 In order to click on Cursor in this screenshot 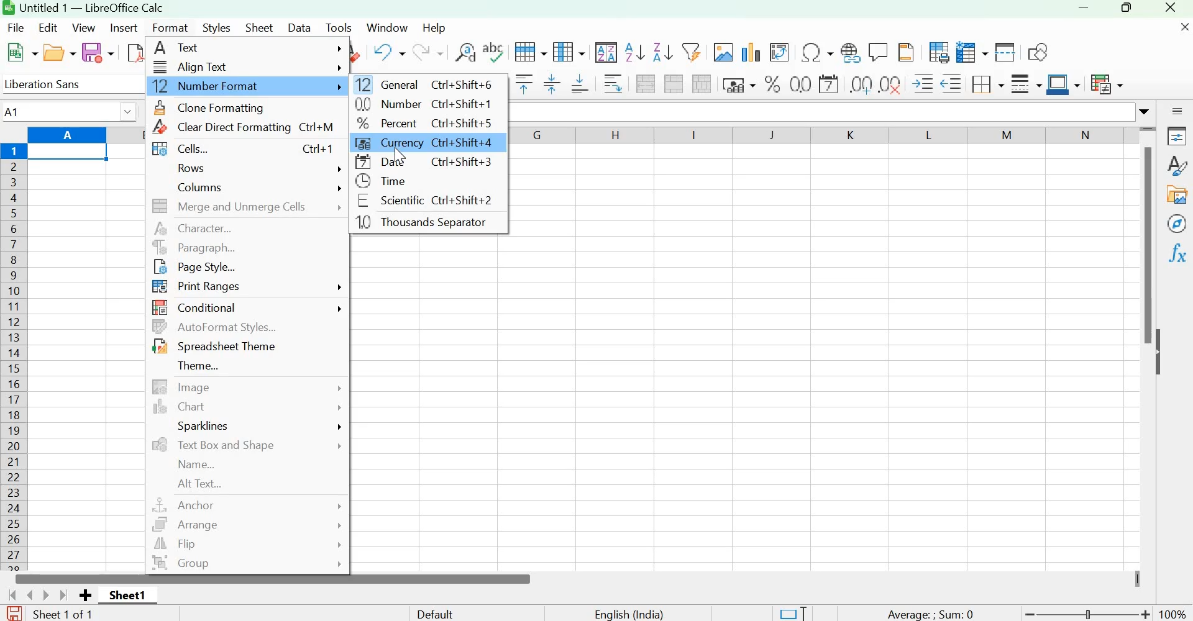, I will do `click(401, 156)`.